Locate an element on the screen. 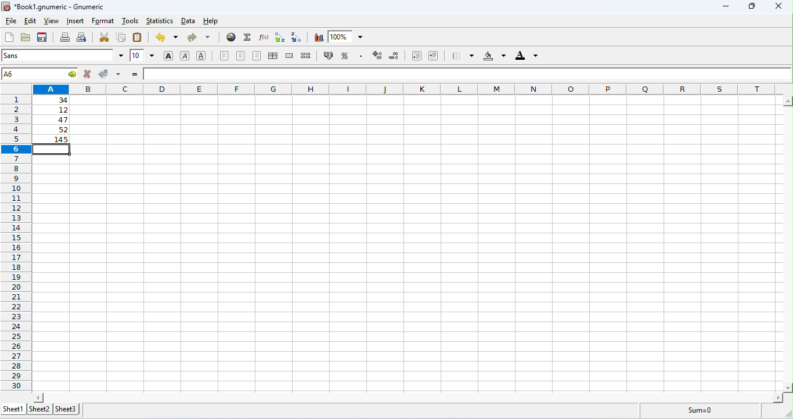  insert chart is located at coordinates (319, 38).